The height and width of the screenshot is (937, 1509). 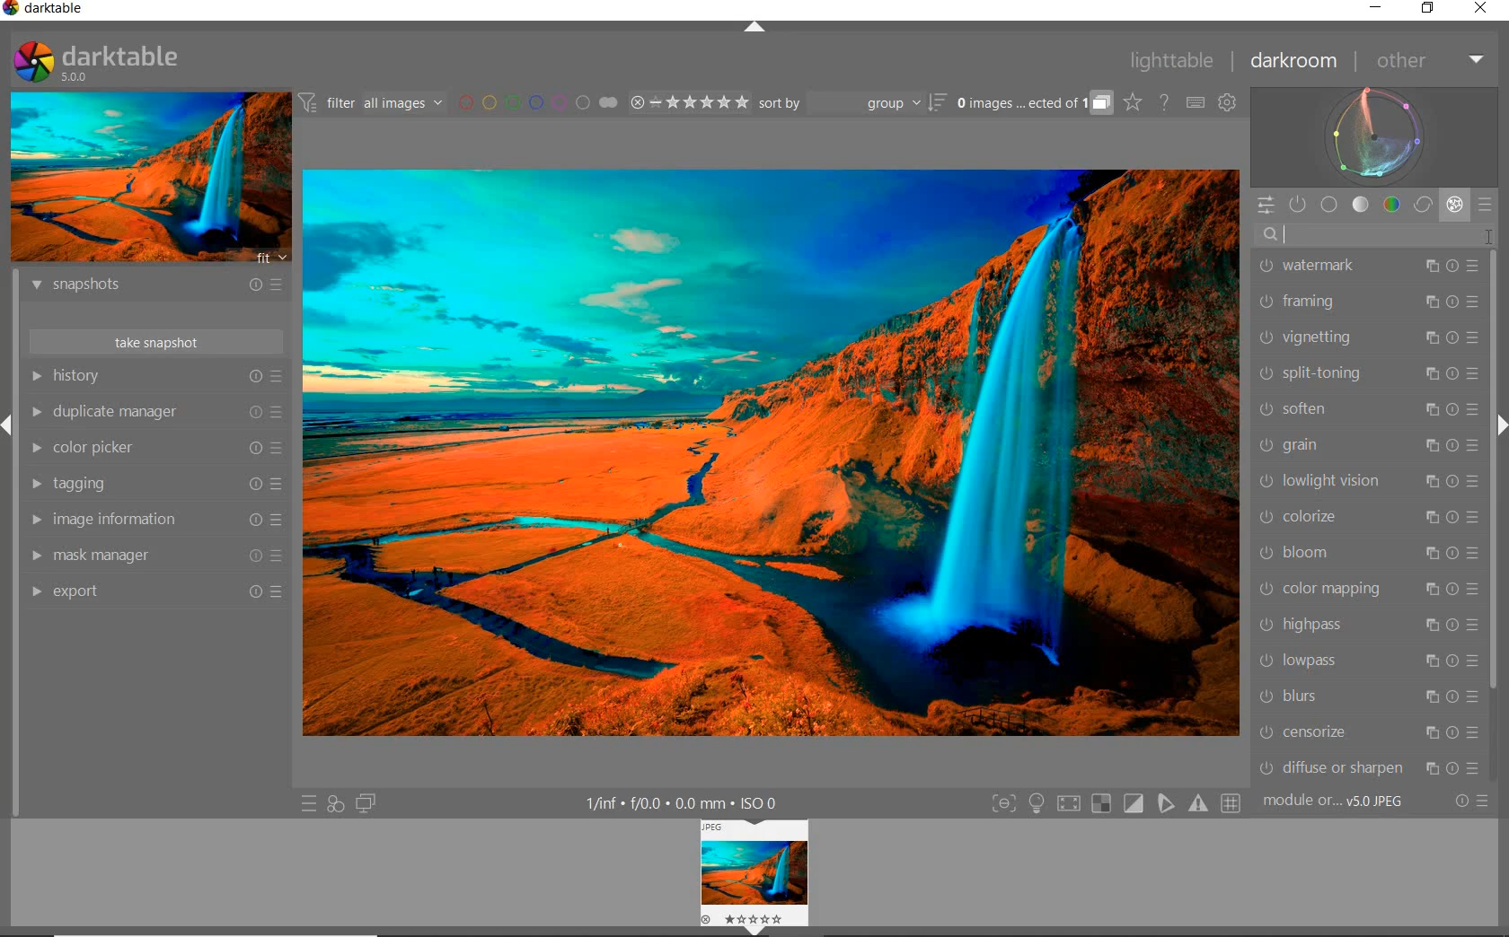 I want to click on RANGE RATING OF SELECTED IMAGES, so click(x=689, y=101).